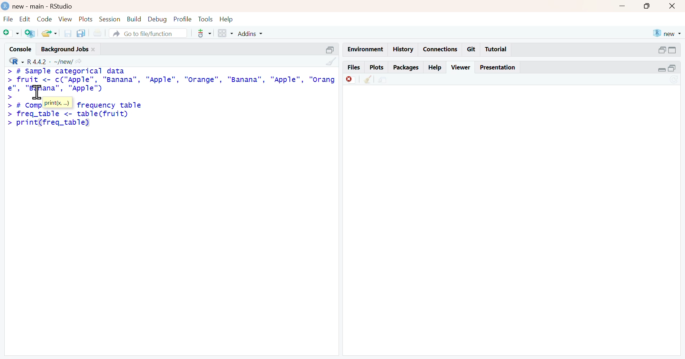 The height and width of the screenshot is (359, 685). What do you see at coordinates (379, 67) in the screenshot?
I see `plots` at bounding box center [379, 67].